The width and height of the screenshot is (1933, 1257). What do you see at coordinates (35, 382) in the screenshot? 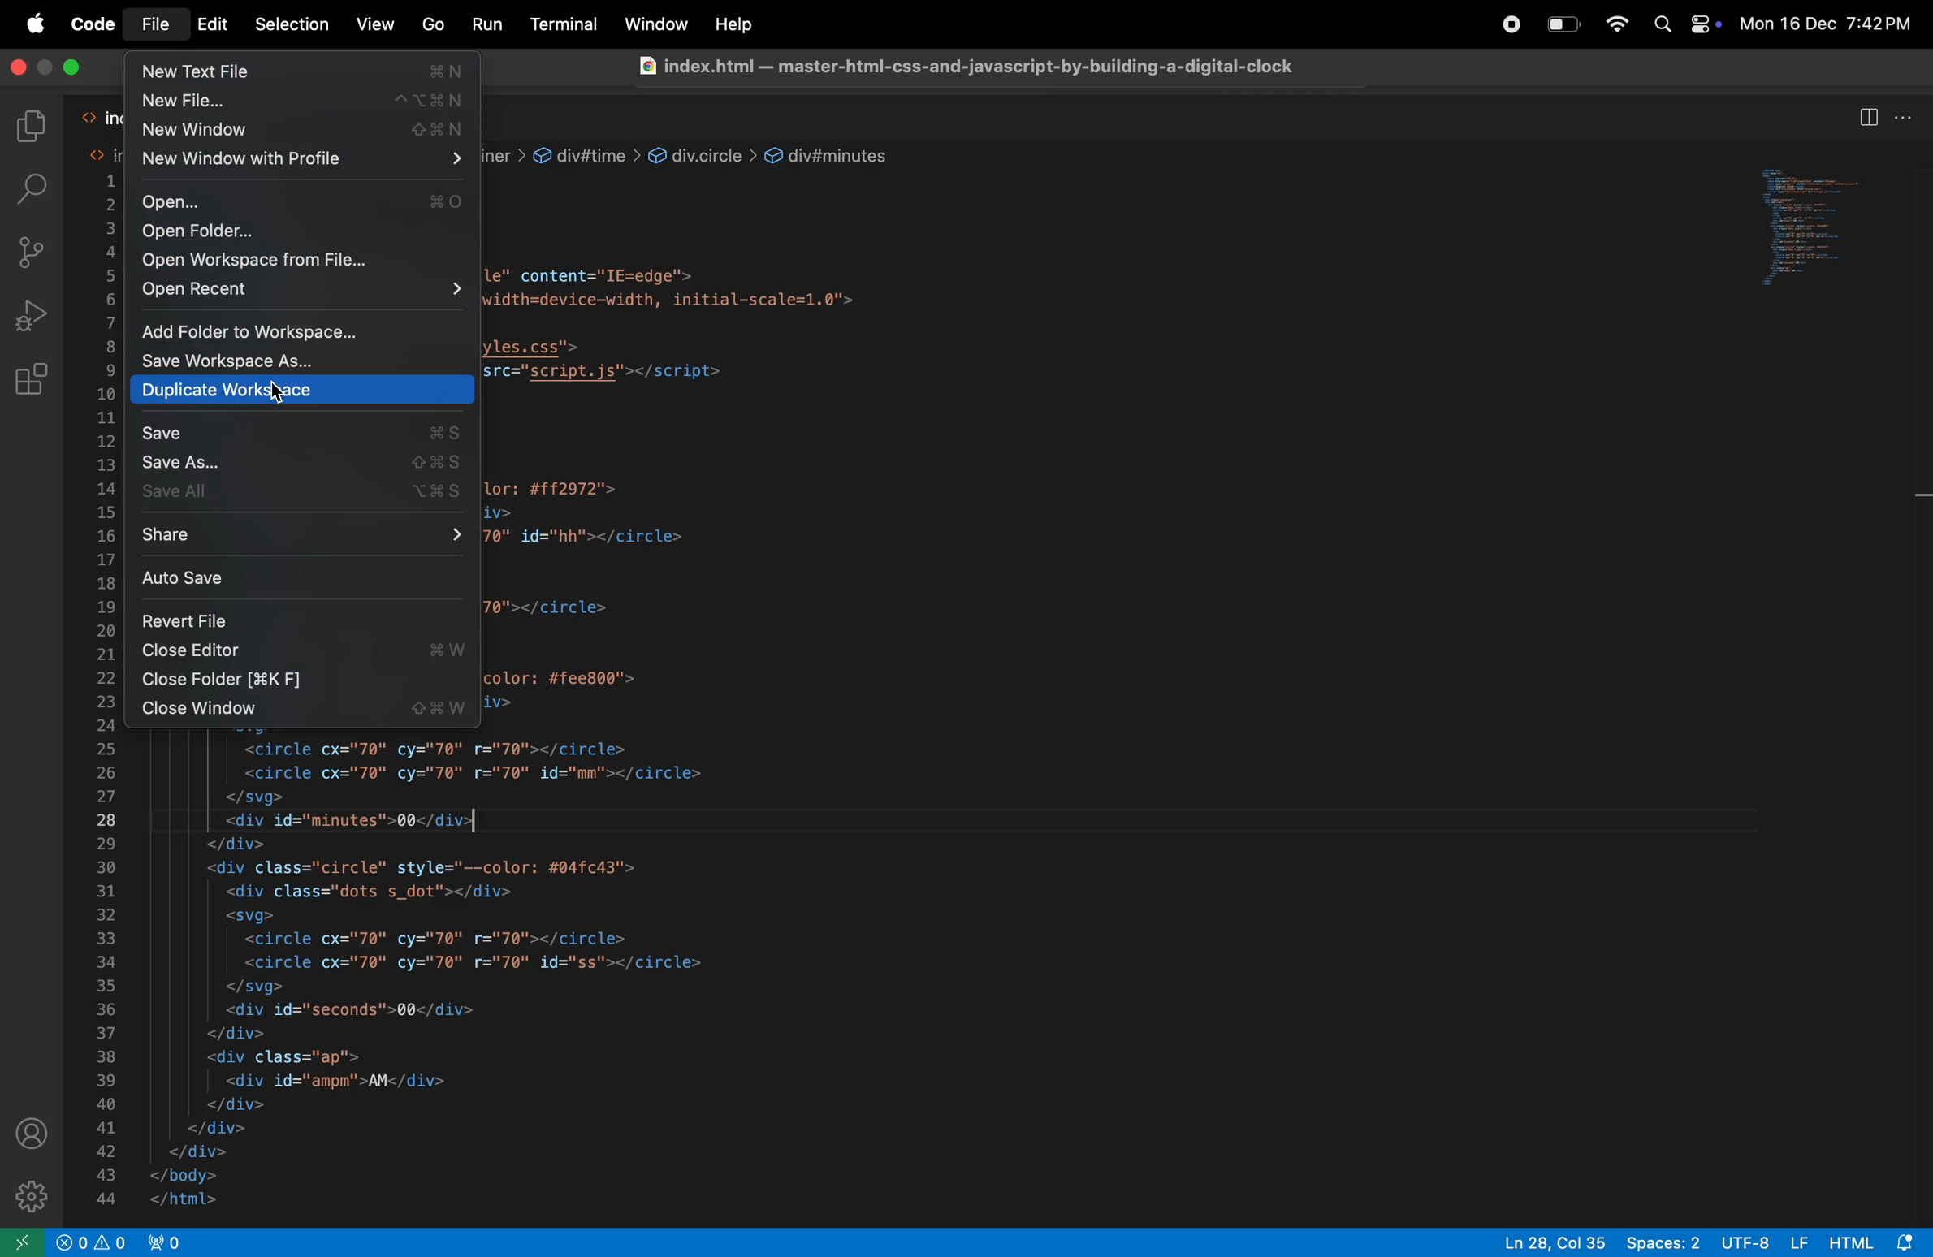
I see `extensions` at bounding box center [35, 382].